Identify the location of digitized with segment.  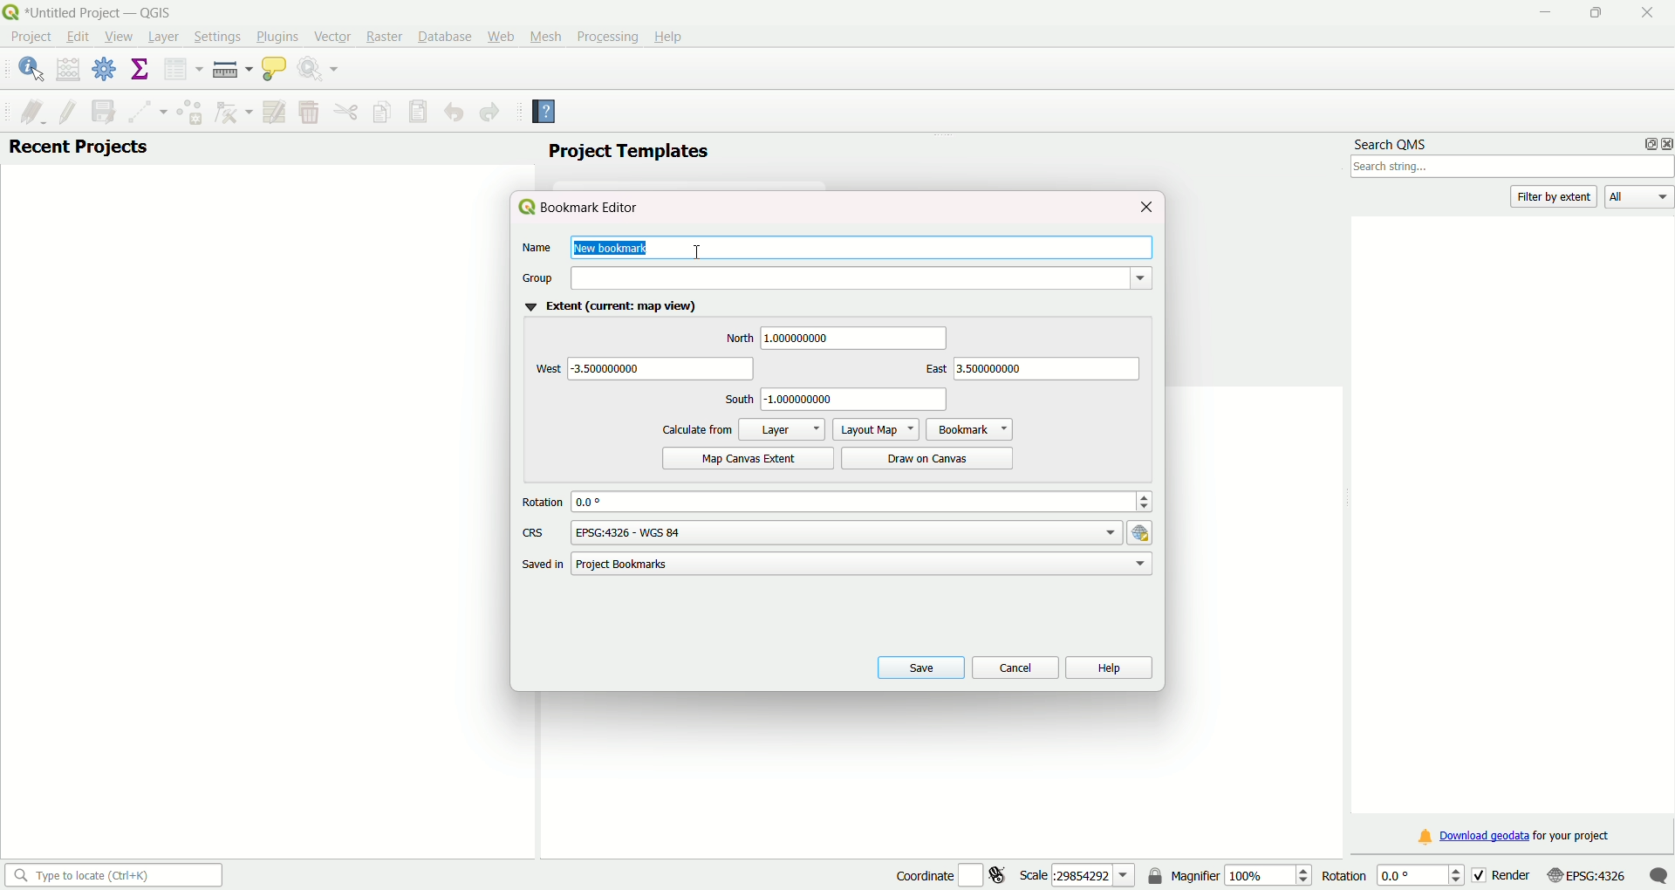
(143, 111).